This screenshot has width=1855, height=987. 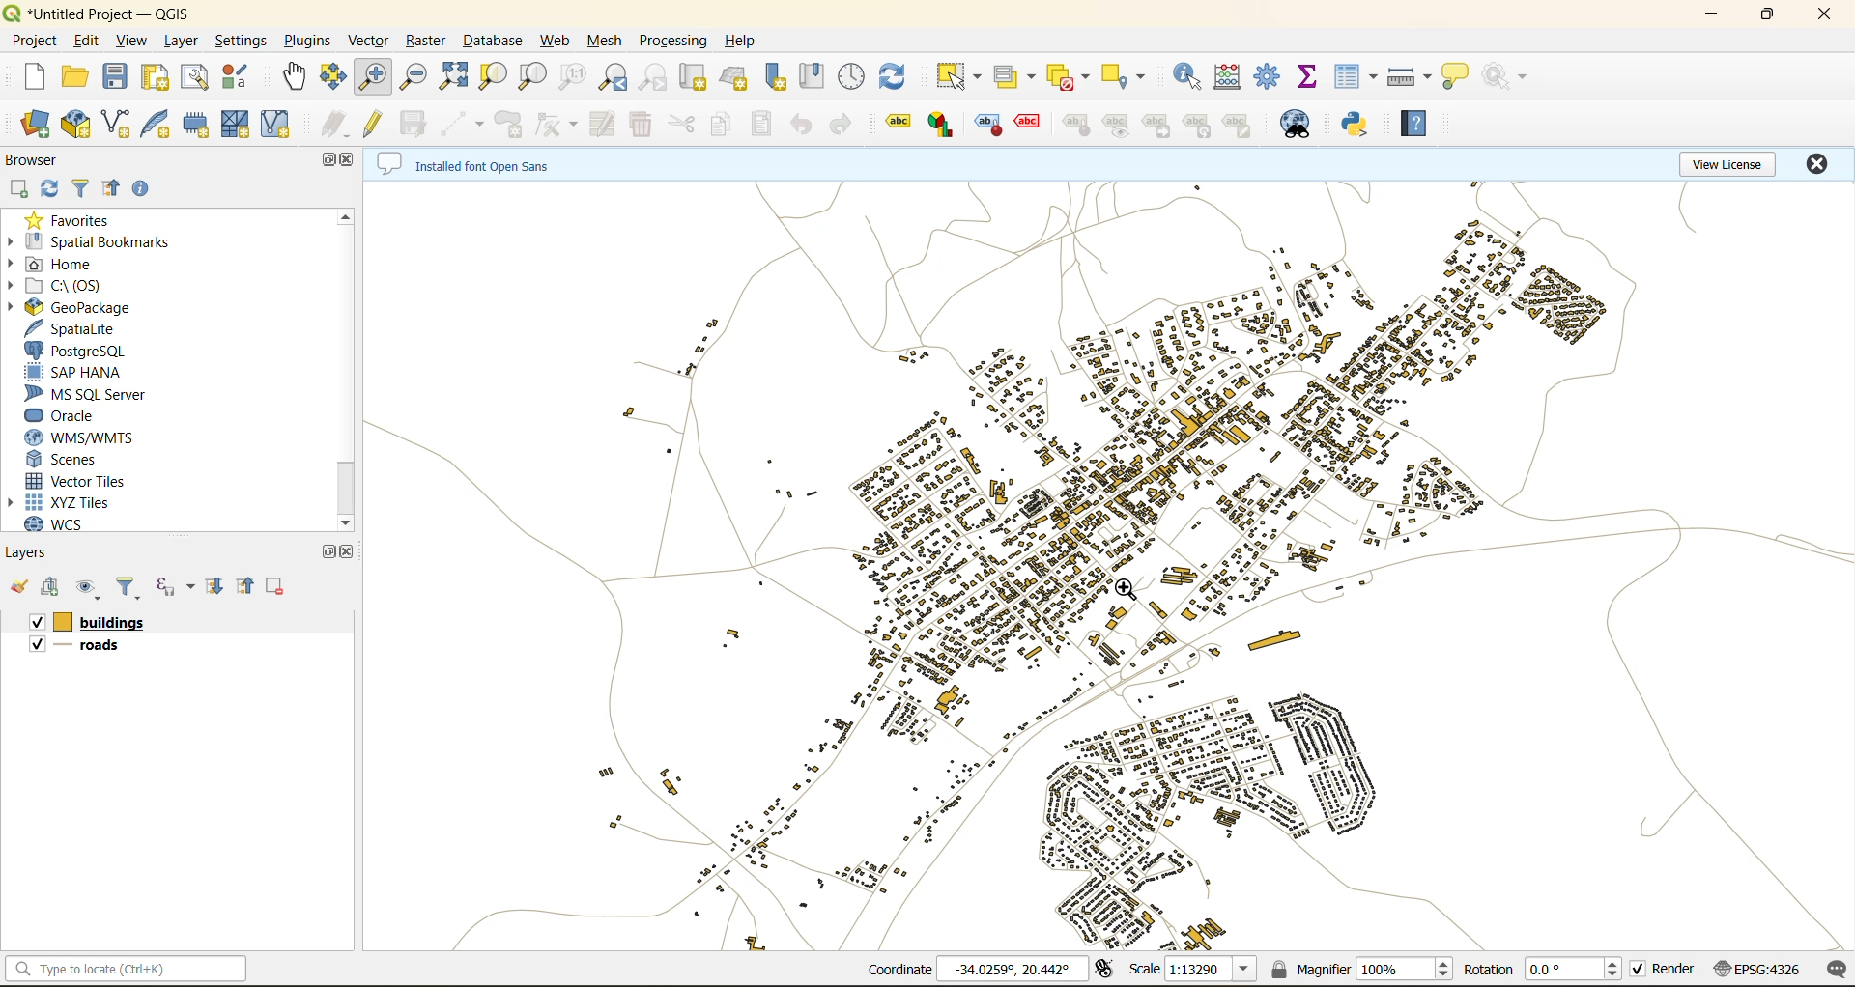 What do you see at coordinates (376, 123) in the screenshot?
I see `toggle edits` at bounding box center [376, 123].